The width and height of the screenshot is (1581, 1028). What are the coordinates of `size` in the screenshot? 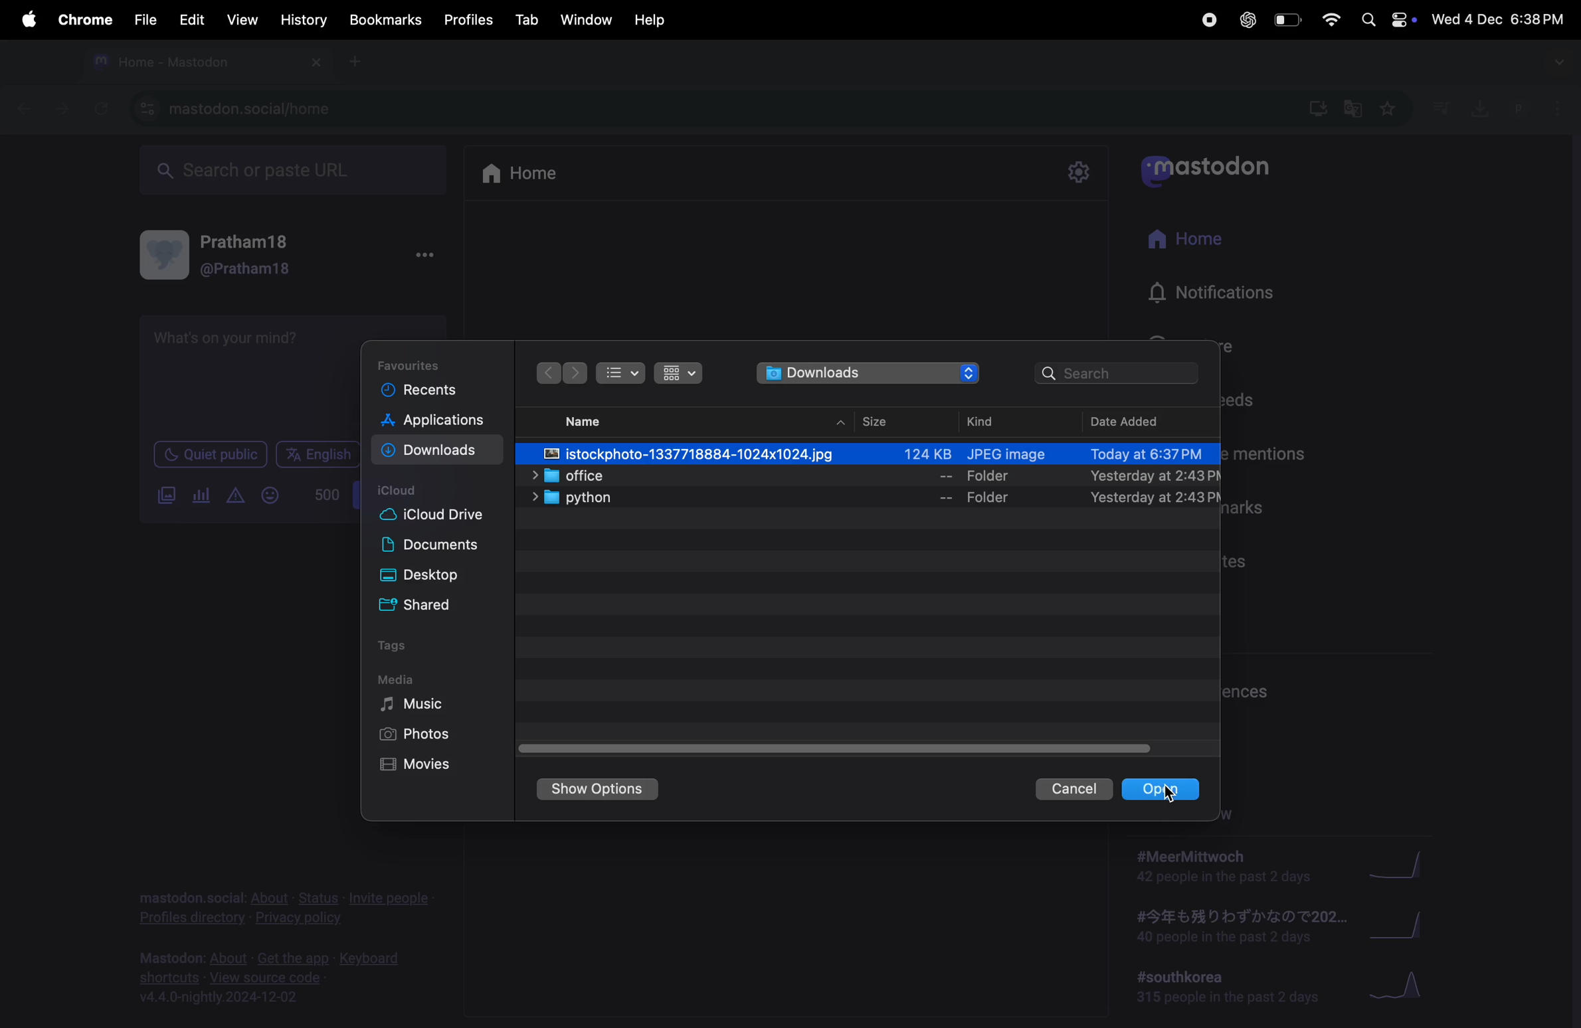 It's located at (875, 418).